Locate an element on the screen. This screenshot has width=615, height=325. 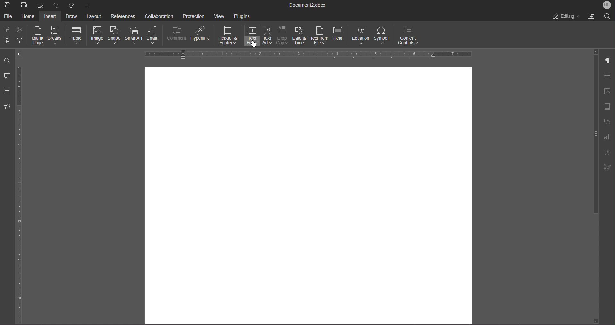
Feedback and Support is located at coordinates (7, 106).